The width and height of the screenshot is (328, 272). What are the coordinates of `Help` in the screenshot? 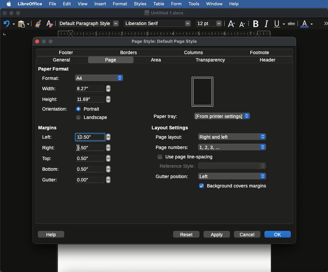 It's located at (52, 234).